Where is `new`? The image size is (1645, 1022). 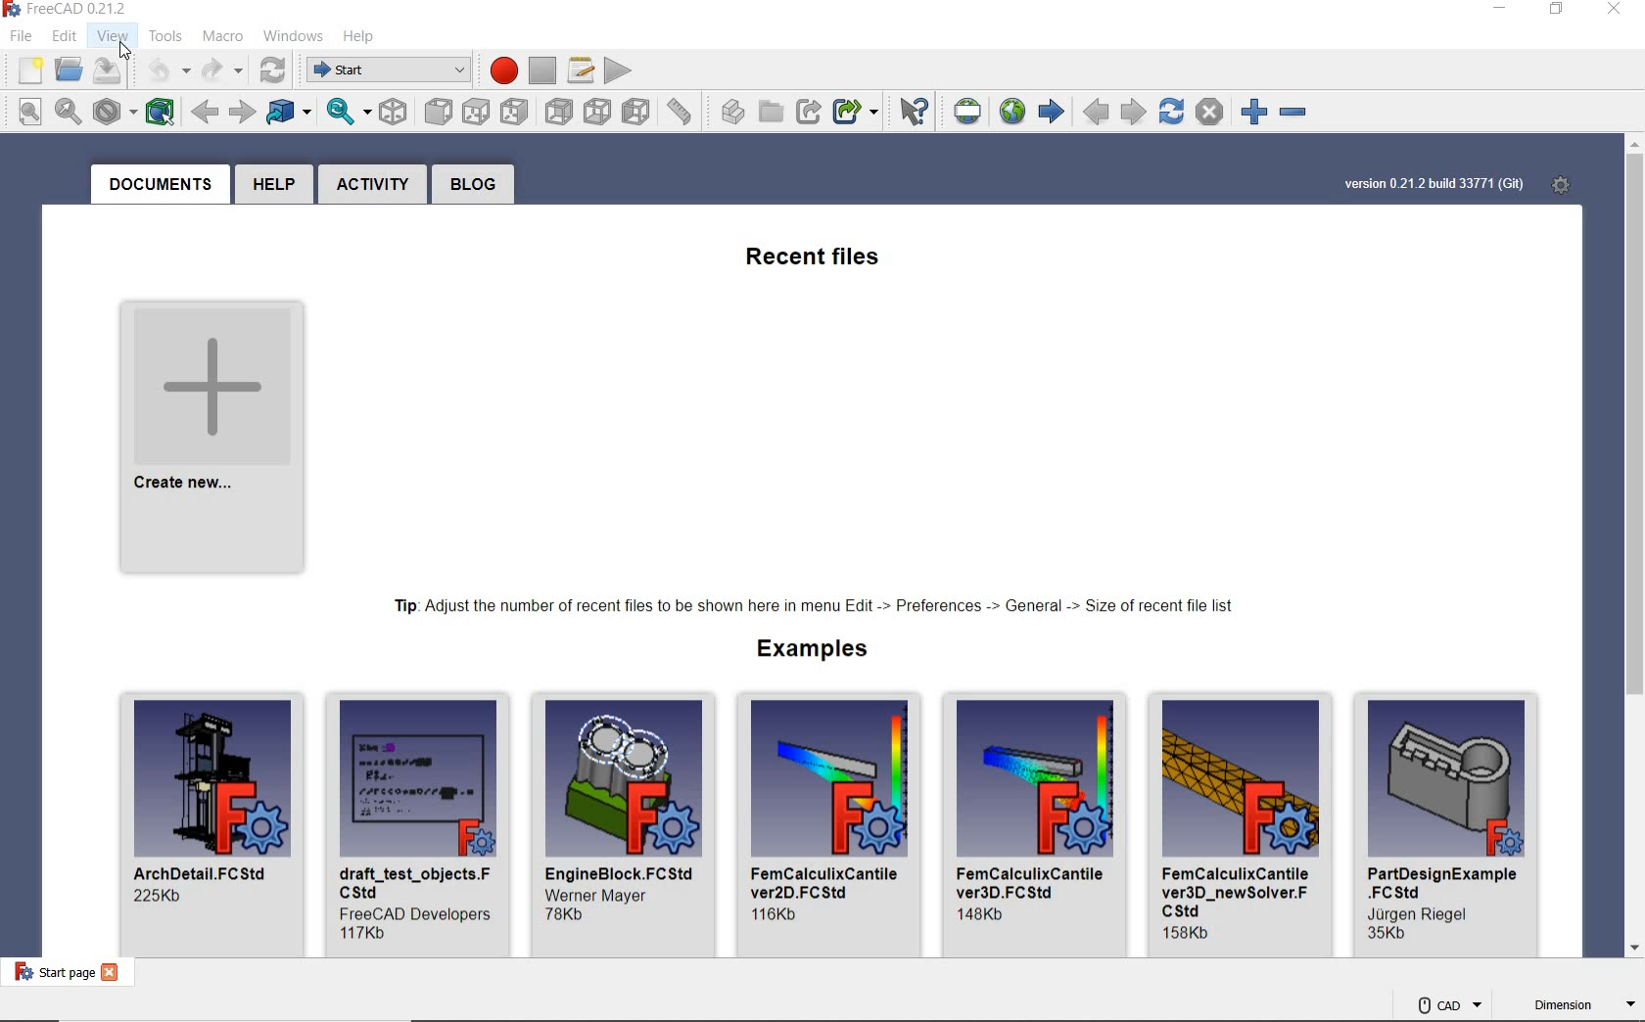 new is located at coordinates (28, 71).